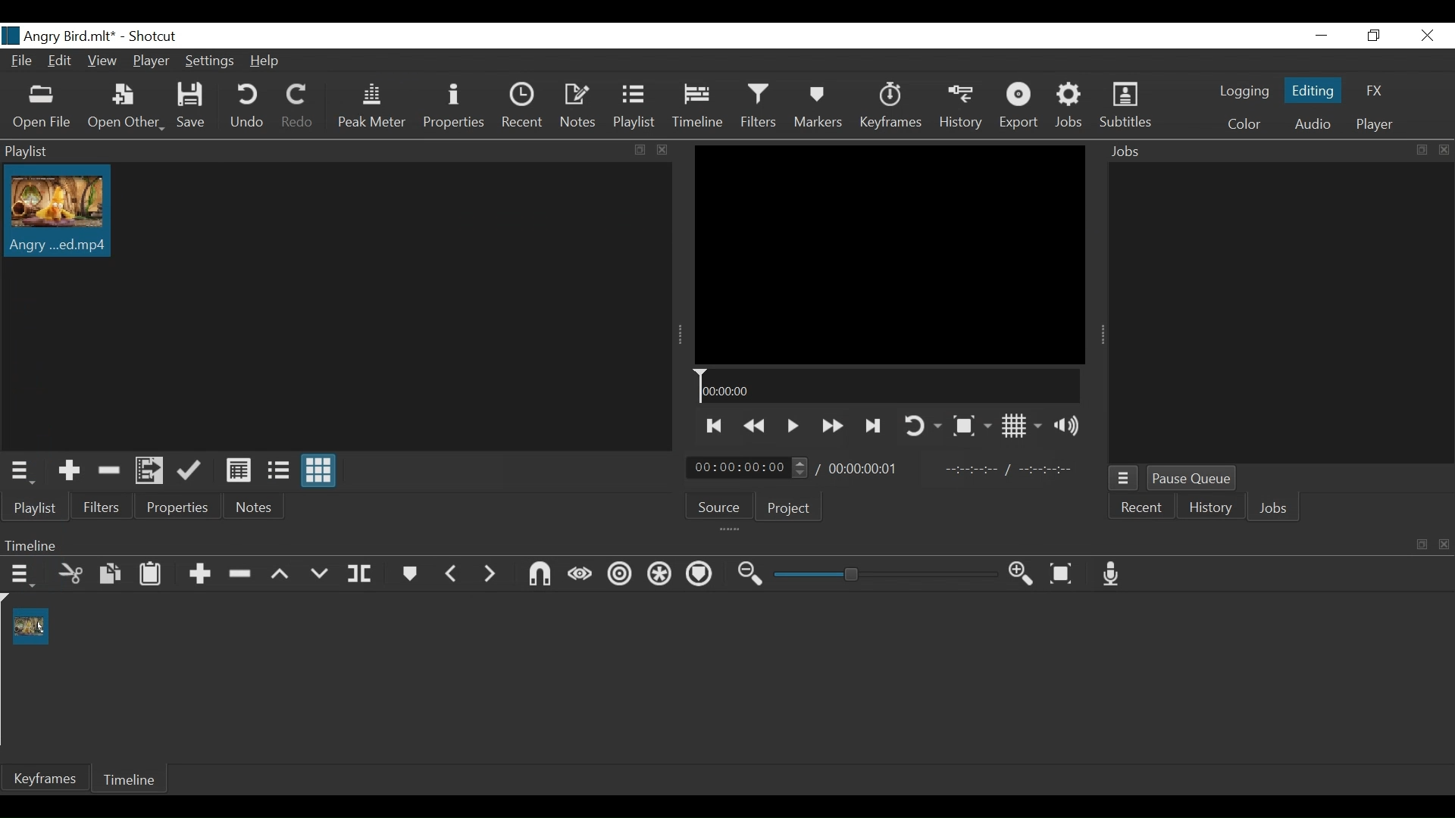 The height and width of the screenshot is (818, 1455). Describe the element at coordinates (239, 574) in the screenshot. I see `Ripple Delete` at that location.